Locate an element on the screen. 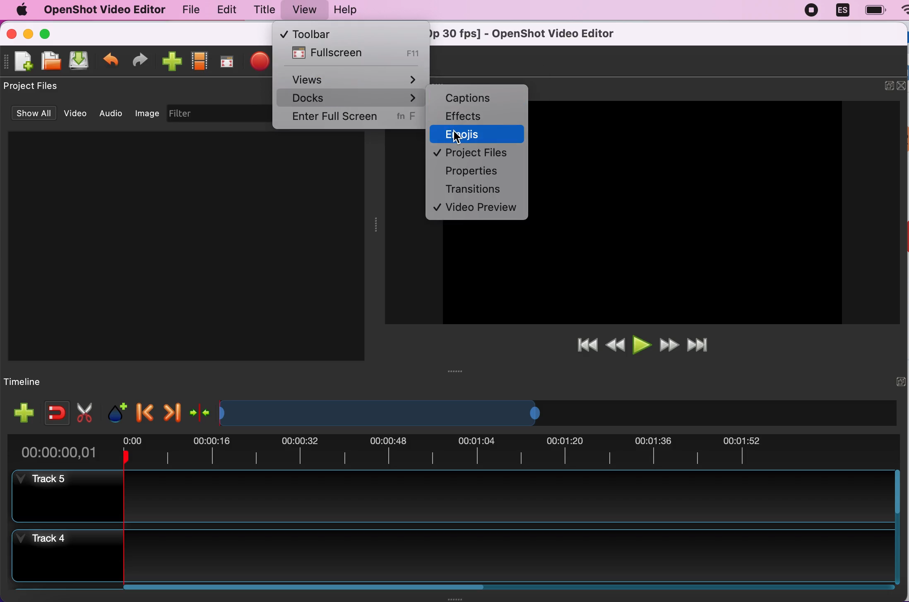 This screenshot has width=909, height=602. Expand/Shrink timeline view is located at coordinates (383, 413).